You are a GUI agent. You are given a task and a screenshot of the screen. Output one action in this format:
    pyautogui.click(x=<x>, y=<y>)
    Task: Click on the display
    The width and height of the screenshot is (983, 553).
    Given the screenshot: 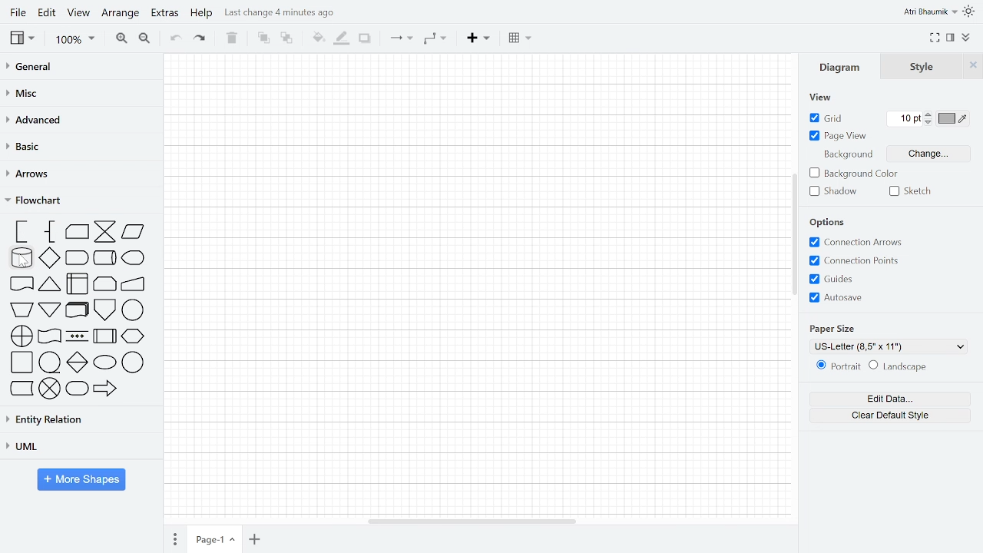 What is the action you would take?
    pyautogui.click(x=133, y=259)
    